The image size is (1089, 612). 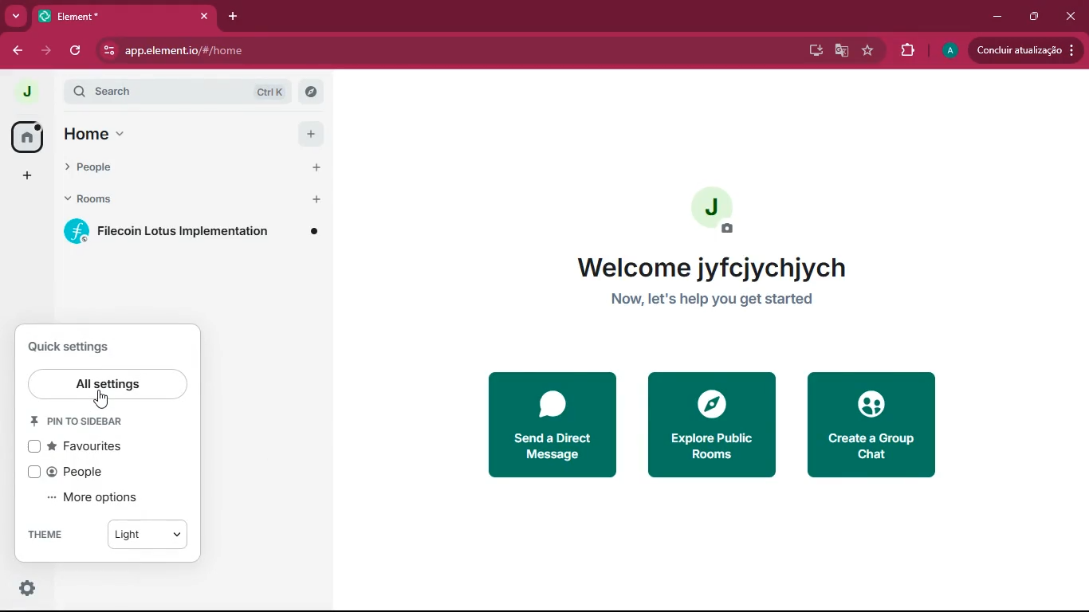 I want to click on explore, so click(x=710, y=426).